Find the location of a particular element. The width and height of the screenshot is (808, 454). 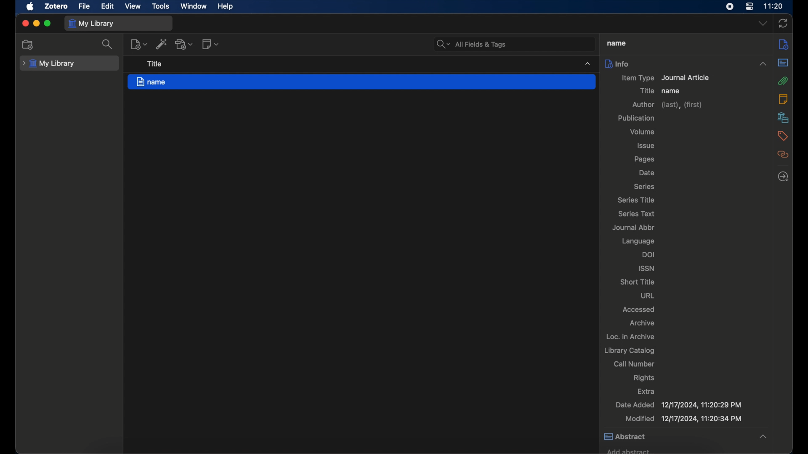

search is located at coordinates (470, 43).